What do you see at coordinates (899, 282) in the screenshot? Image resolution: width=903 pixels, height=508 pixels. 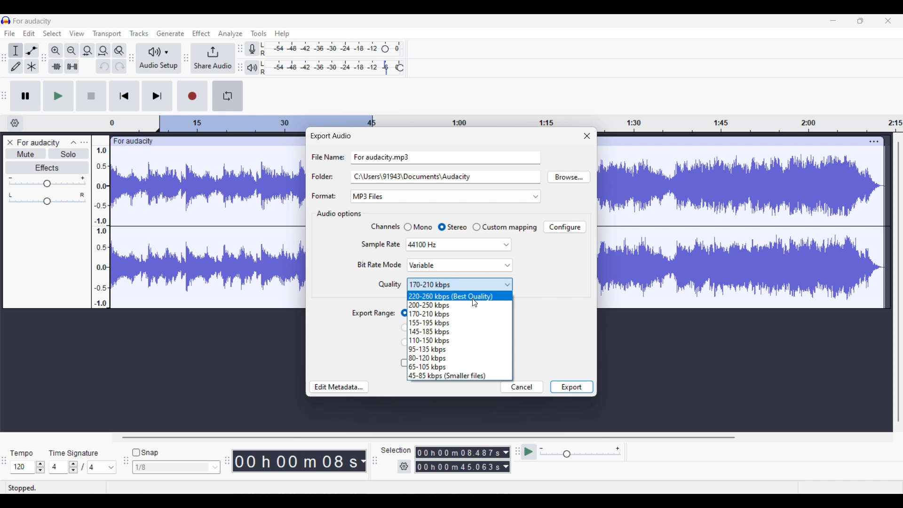 I see `Vertical slide bar` at bounding box center [899, 282].